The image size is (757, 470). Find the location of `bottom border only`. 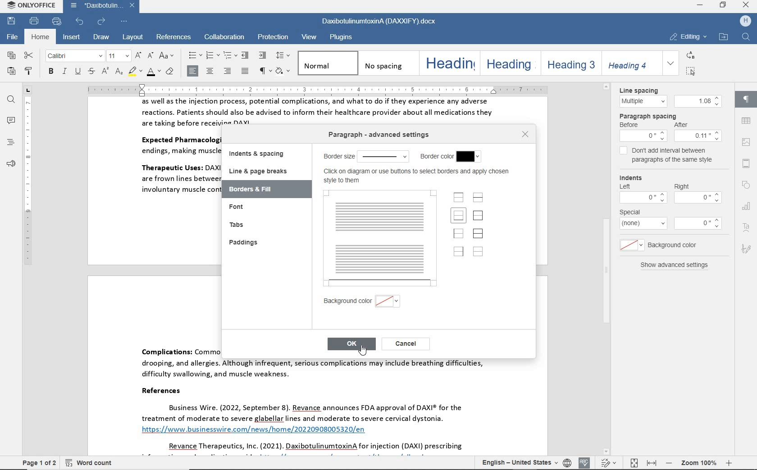

bottom border only is located at coordinates (518, 232).